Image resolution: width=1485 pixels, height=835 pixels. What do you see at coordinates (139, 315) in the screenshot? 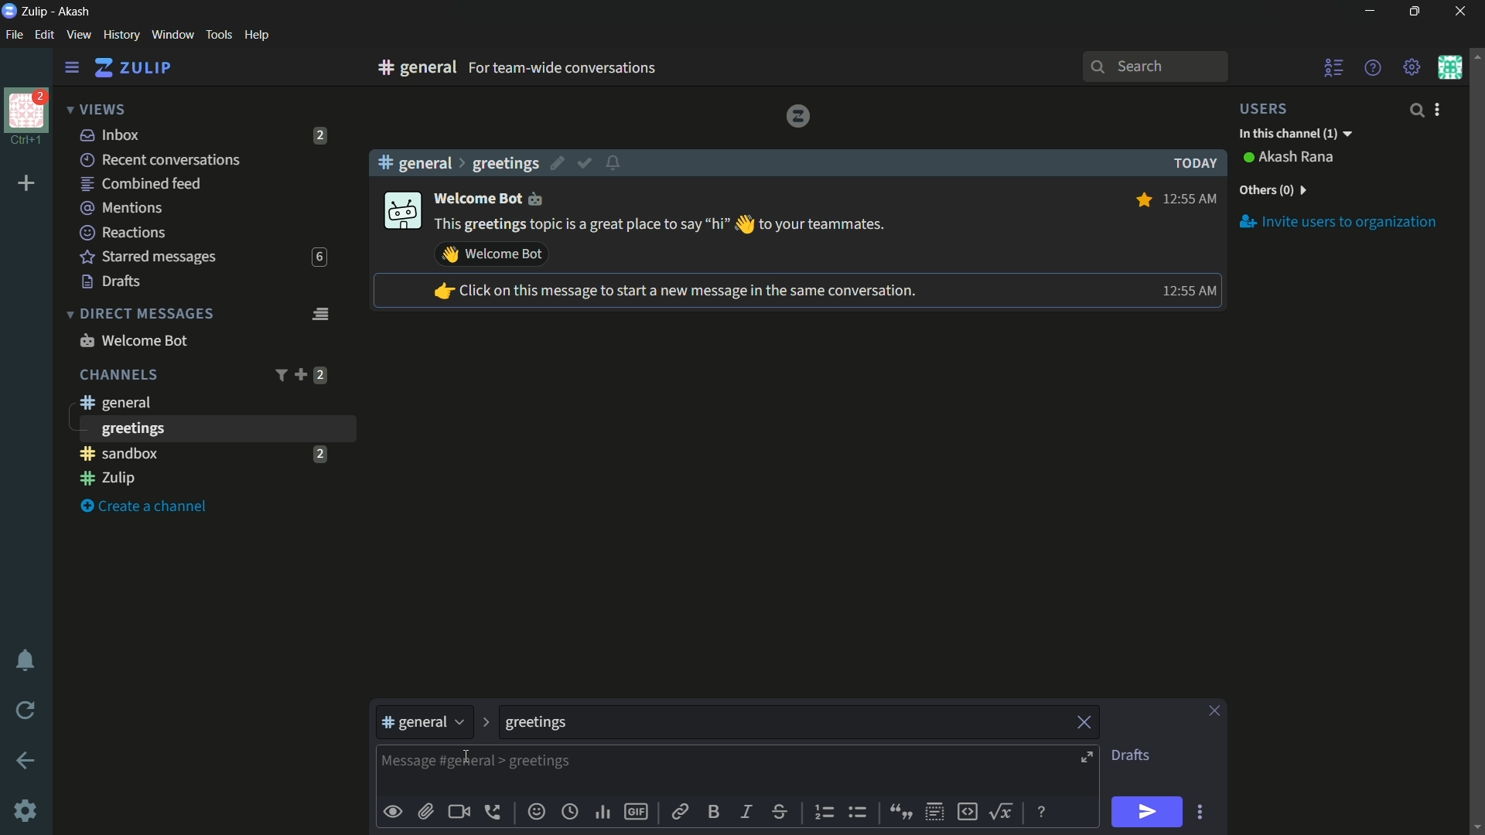
I see `direct messages dropdown` at bounding box center [139, 315].